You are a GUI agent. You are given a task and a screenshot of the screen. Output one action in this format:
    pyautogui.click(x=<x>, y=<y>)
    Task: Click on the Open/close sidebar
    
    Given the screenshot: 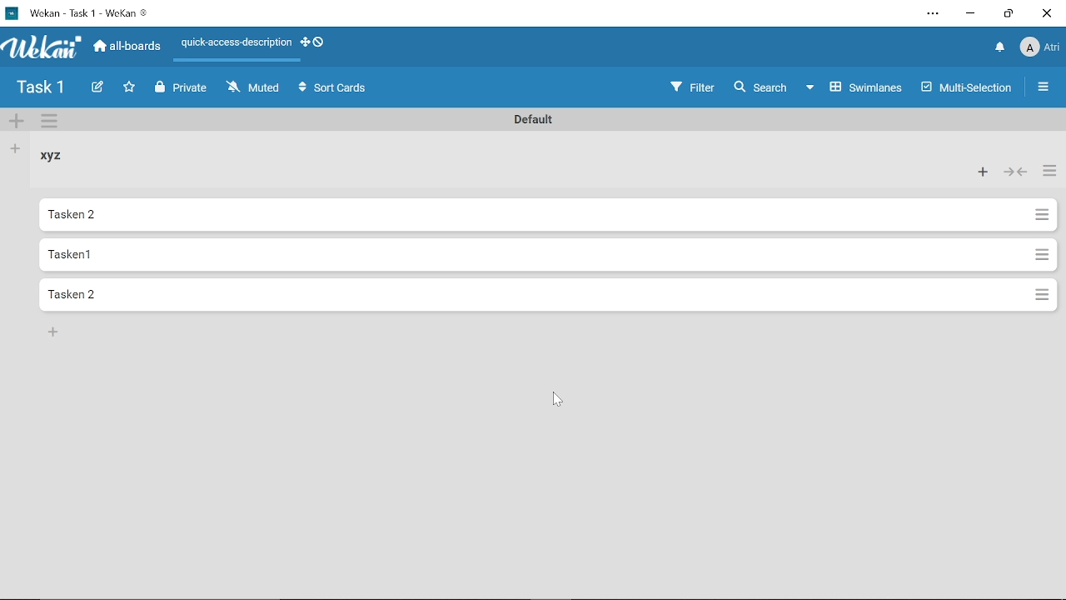 What is the action you would take?
    pyautogui.click(x=1044, y=88)
    